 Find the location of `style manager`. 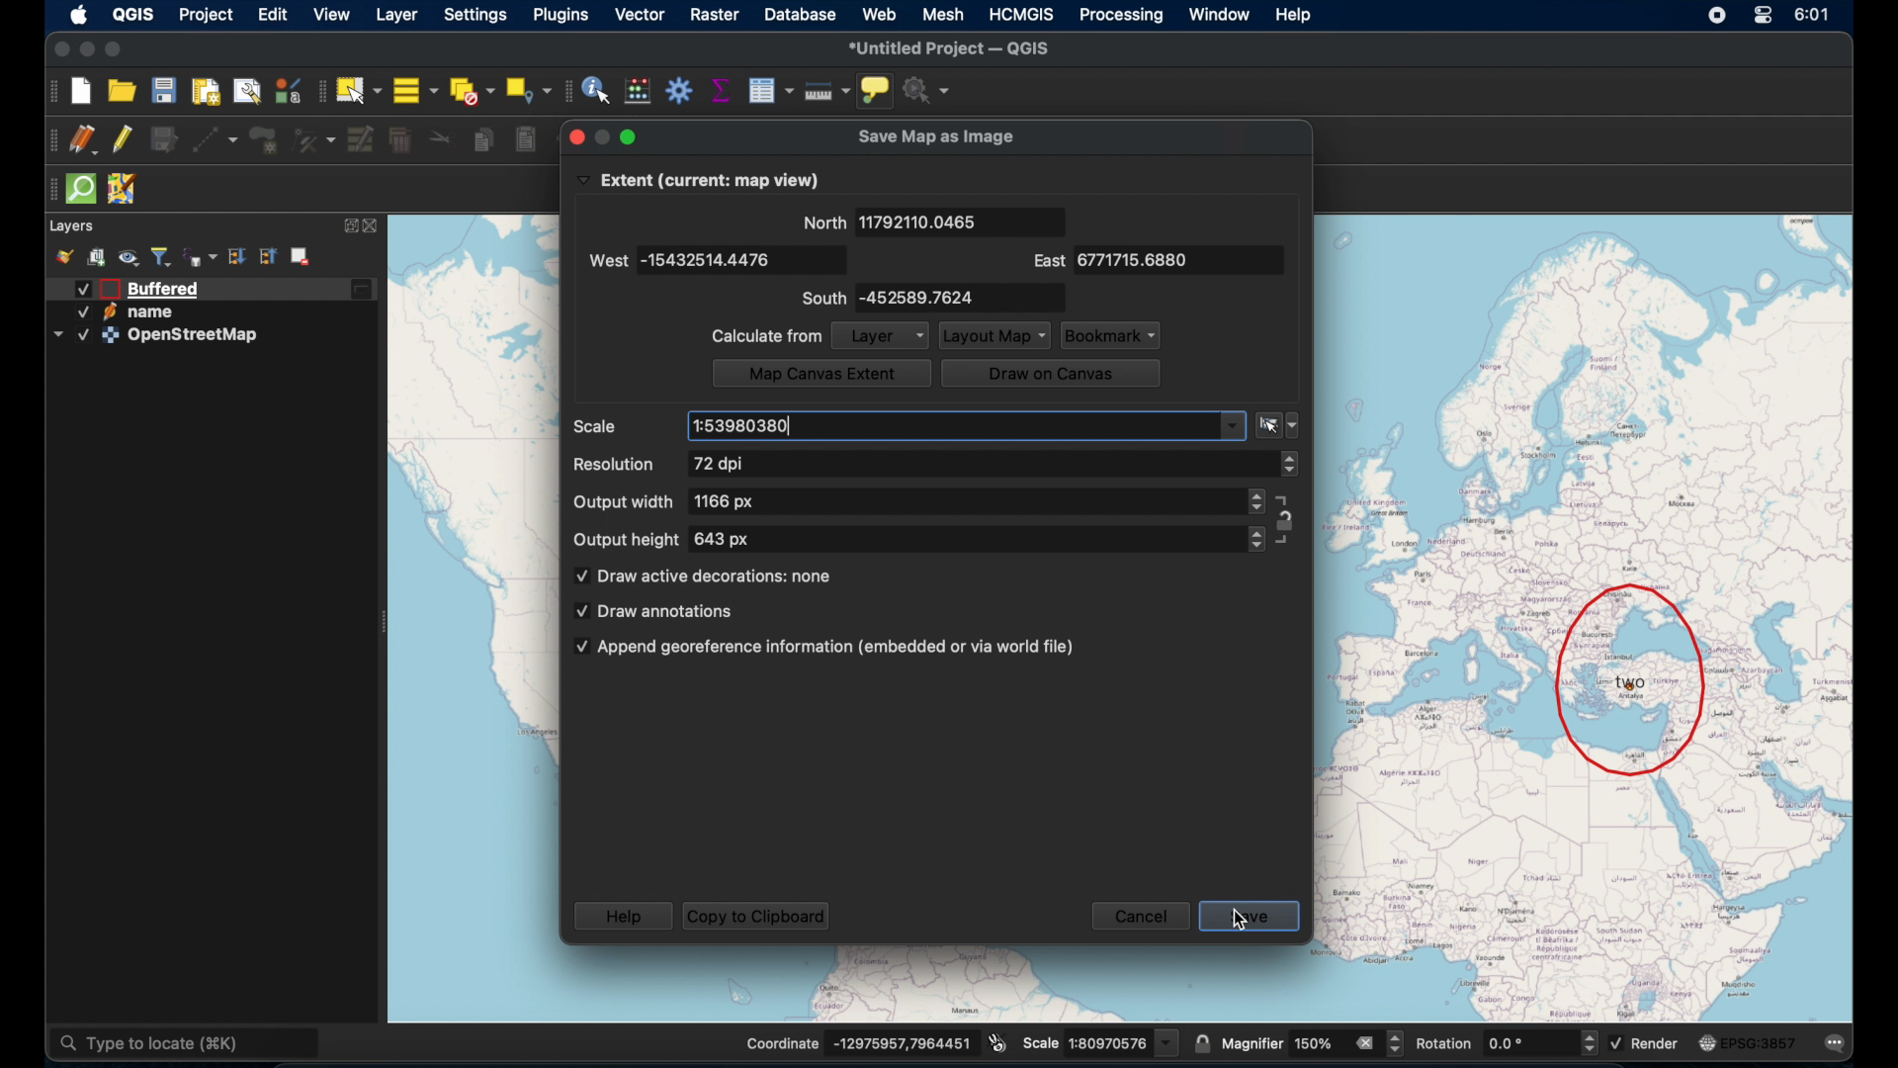

style manager is located at coordinates (66, 256).